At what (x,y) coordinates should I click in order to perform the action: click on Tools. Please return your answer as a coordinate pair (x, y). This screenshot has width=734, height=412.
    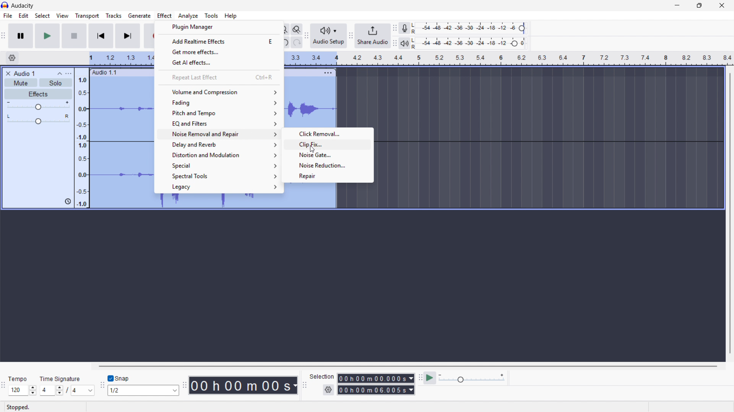
    Looking at the image, I should click on (211, 16).